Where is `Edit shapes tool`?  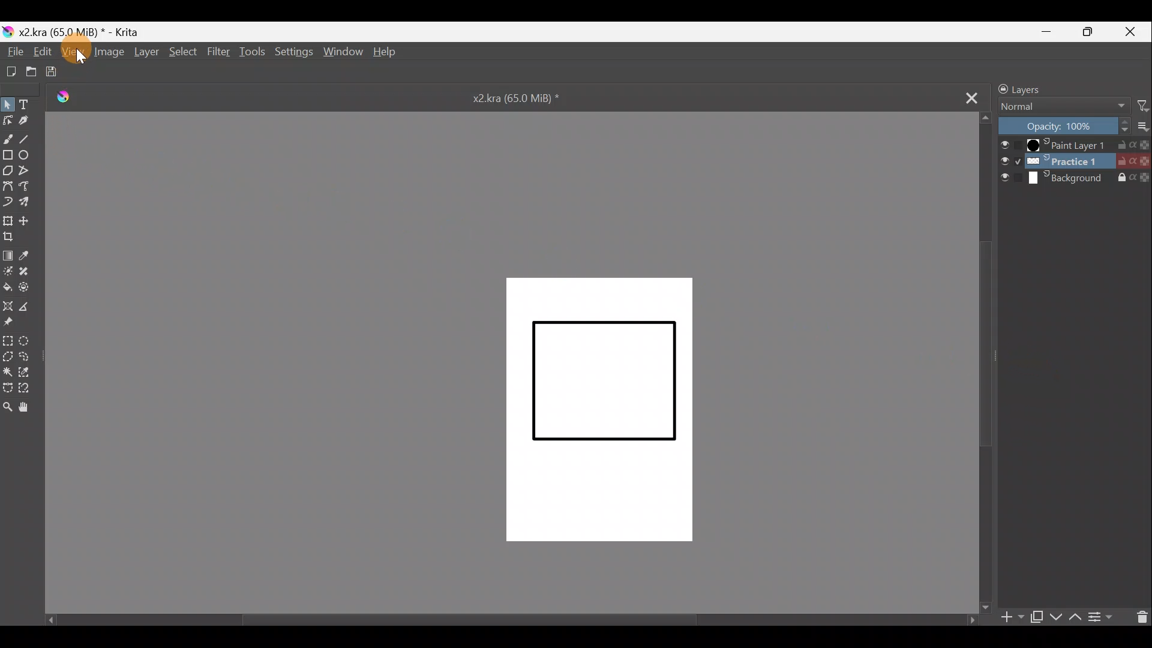
Edit shapes tool is located at coordinates (8, 120).